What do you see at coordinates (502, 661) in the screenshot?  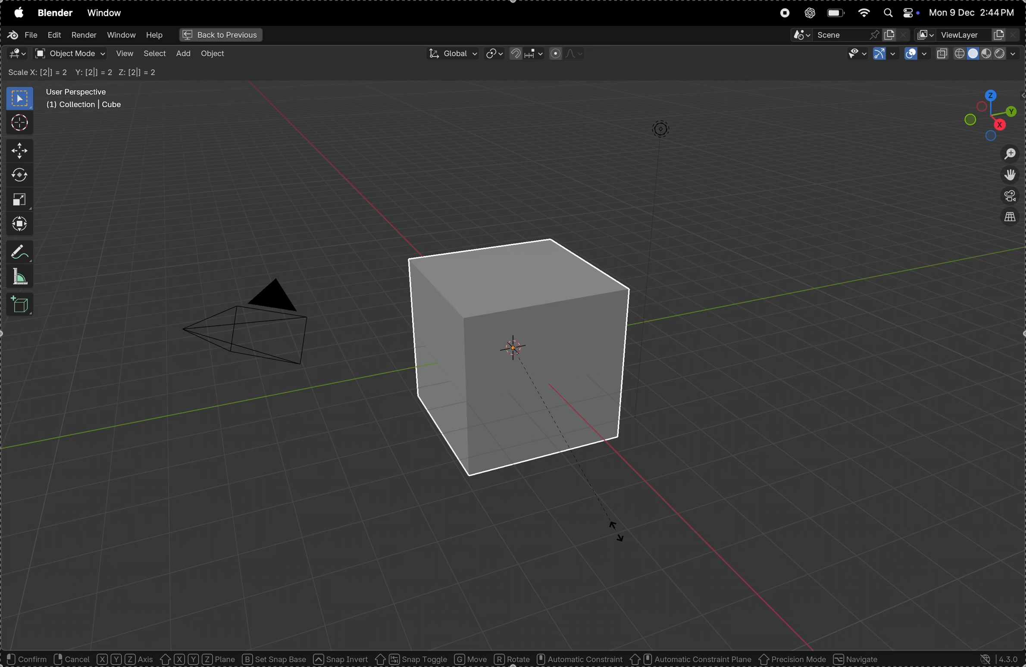 I see `object` at bounding box center [502, 661].